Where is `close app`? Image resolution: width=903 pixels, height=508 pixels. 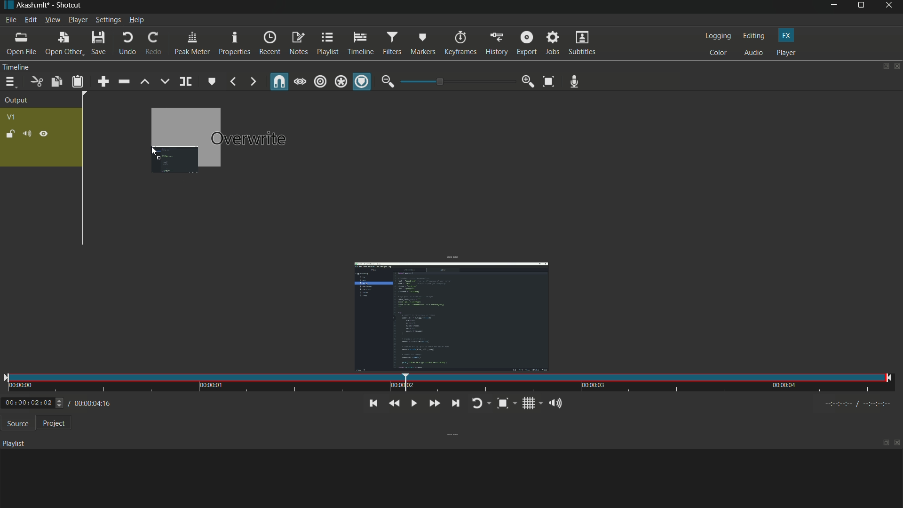 close app is located at coordinates (891, 7).